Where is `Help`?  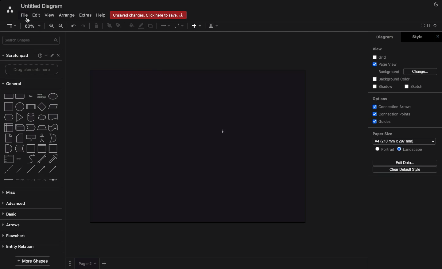
Help is located at coordinates (102, 15).